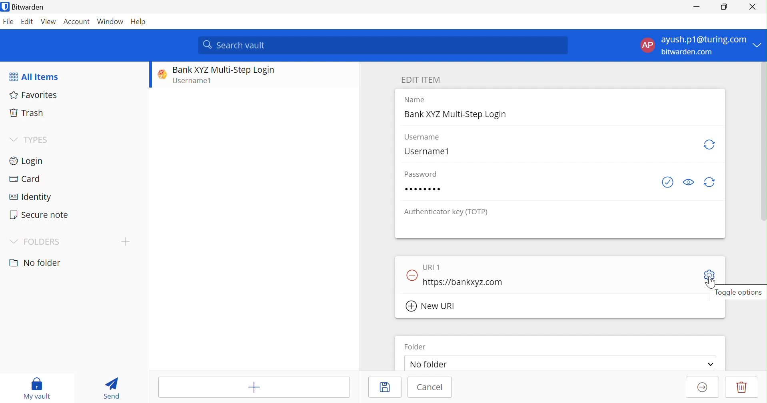 The width and height of the screenshot is (767, 403). What do you see at coordinates (688, 52) in the screenshot?
I see `bitwarden.com` at bounding box center [688, 52].